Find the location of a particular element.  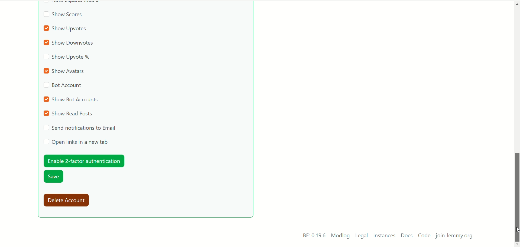

enable 2 factor authentication is located at coordinates (83, 161).